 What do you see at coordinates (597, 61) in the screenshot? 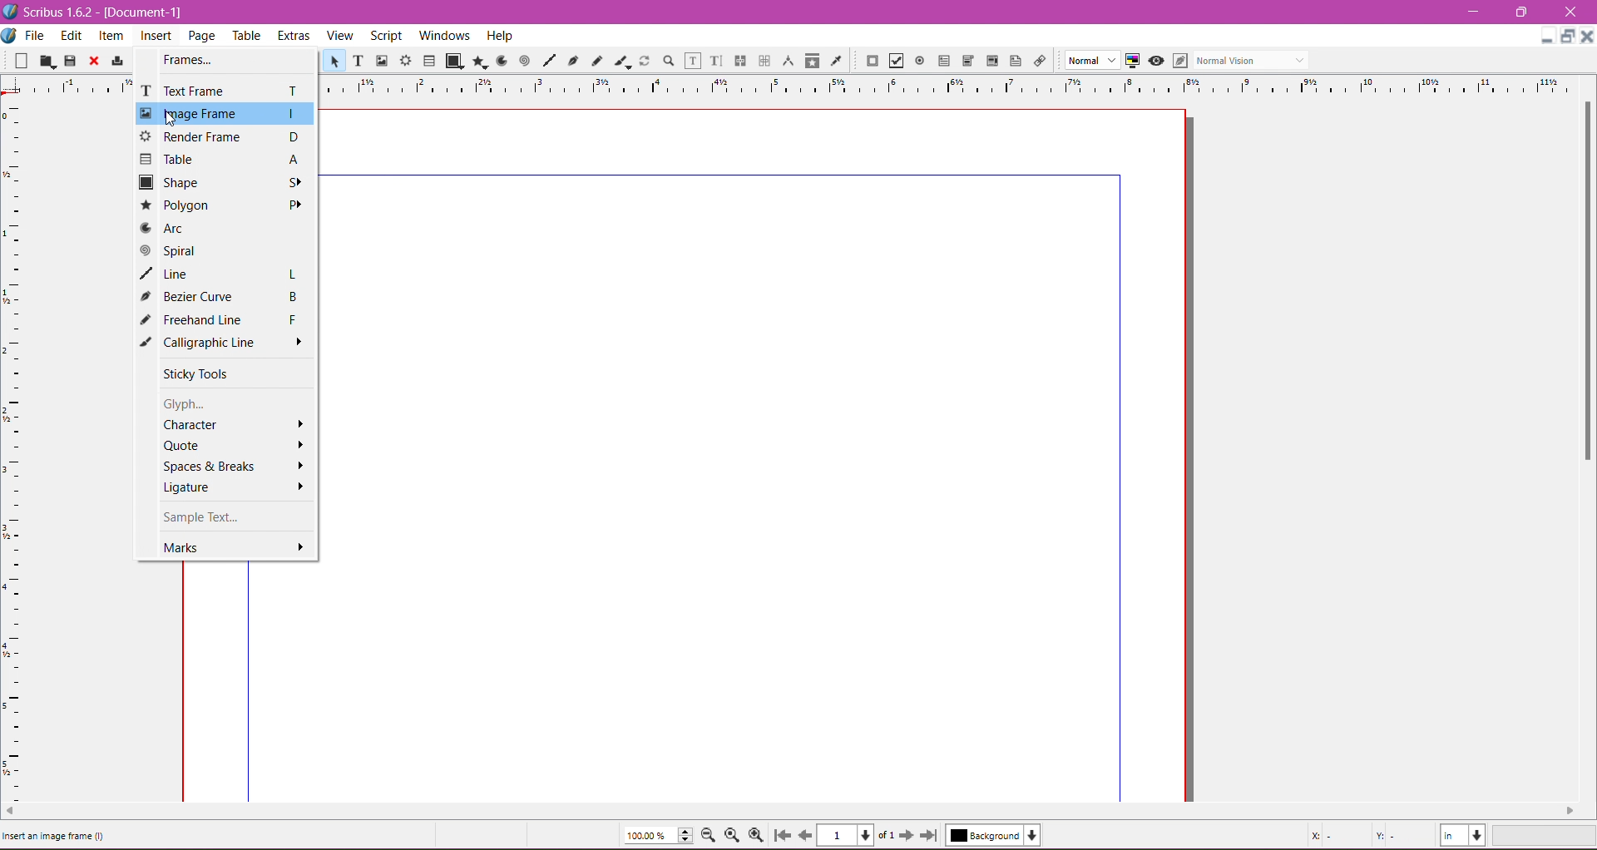
I see `Freehand Line` at bounding box center [597, 61].